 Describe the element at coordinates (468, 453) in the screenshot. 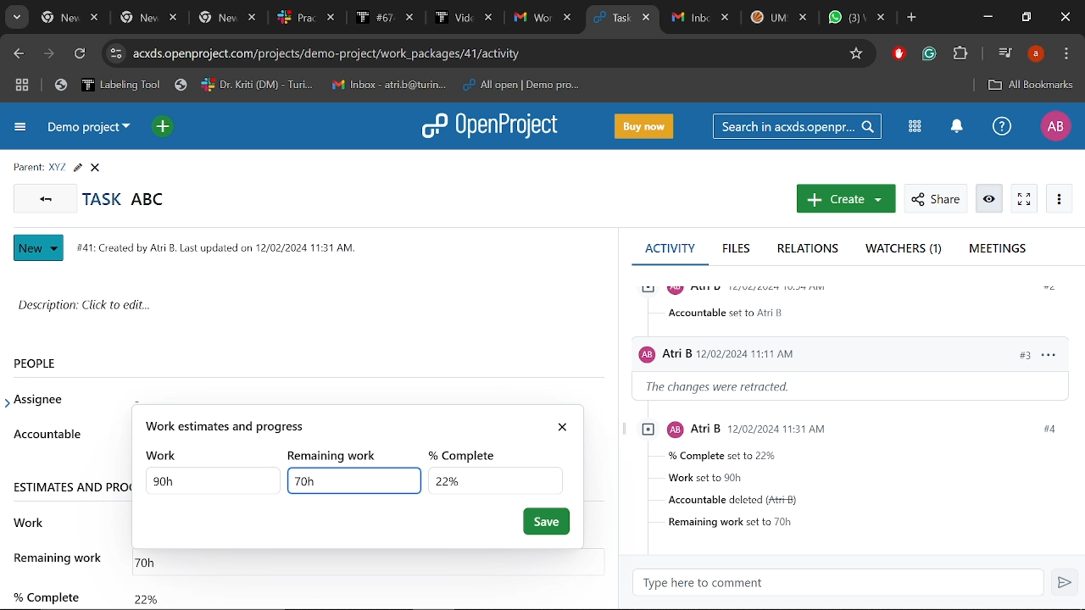

I see `% complete` at that location.